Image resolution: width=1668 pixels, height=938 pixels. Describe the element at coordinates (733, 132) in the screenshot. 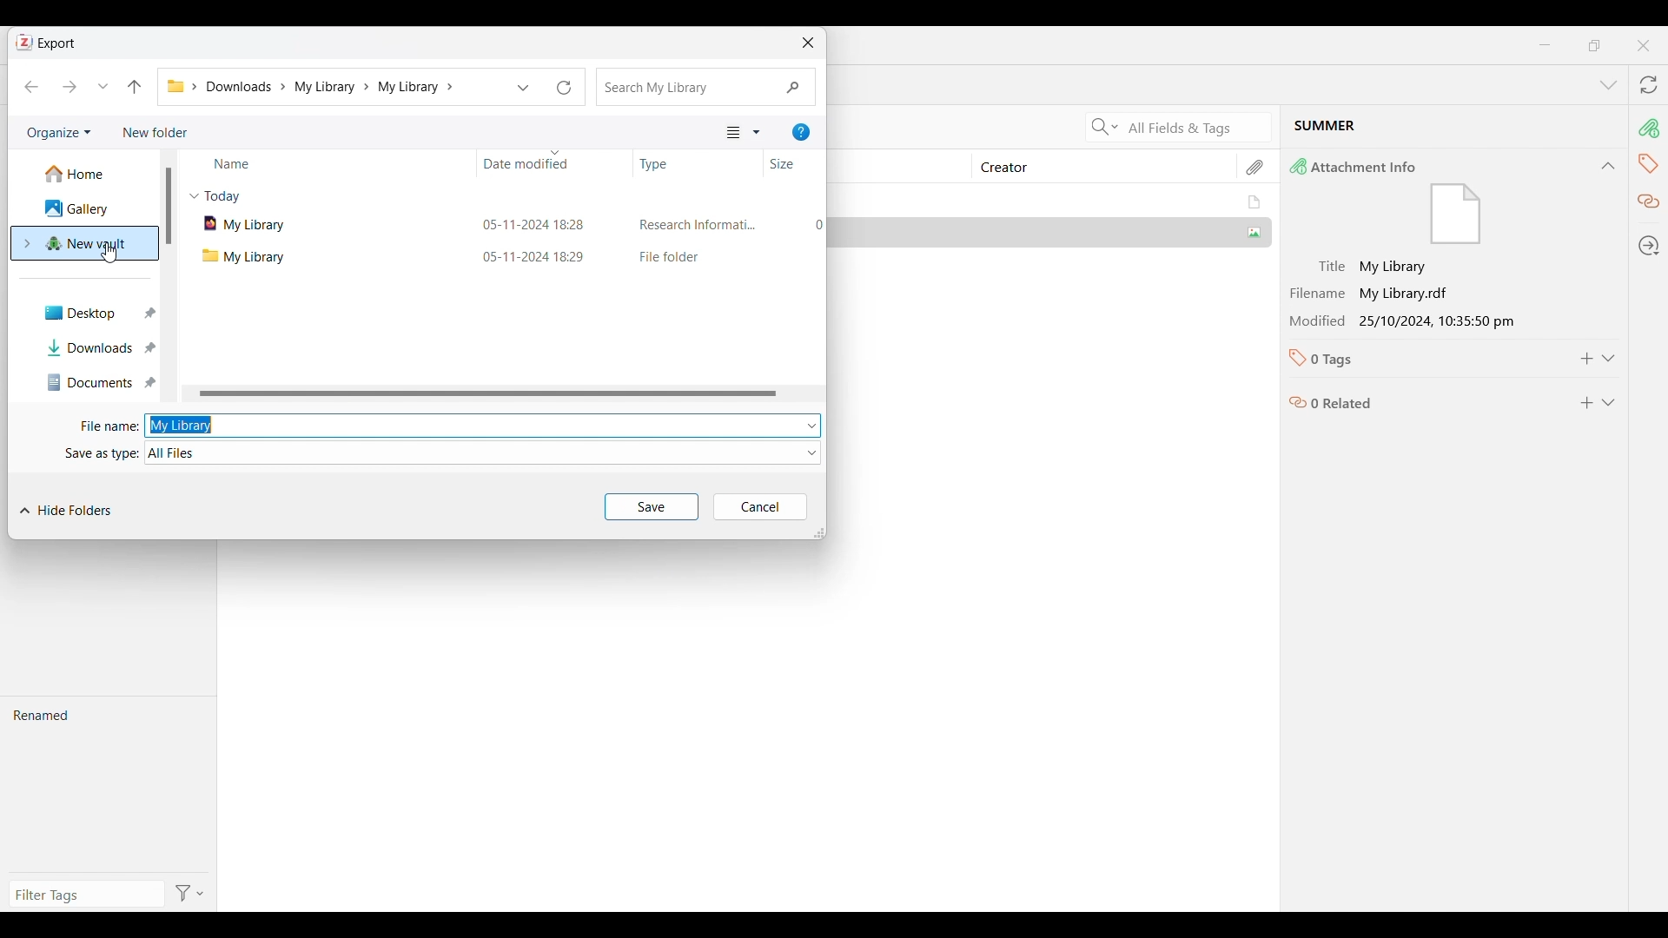

I see `Selected view ` at that location.